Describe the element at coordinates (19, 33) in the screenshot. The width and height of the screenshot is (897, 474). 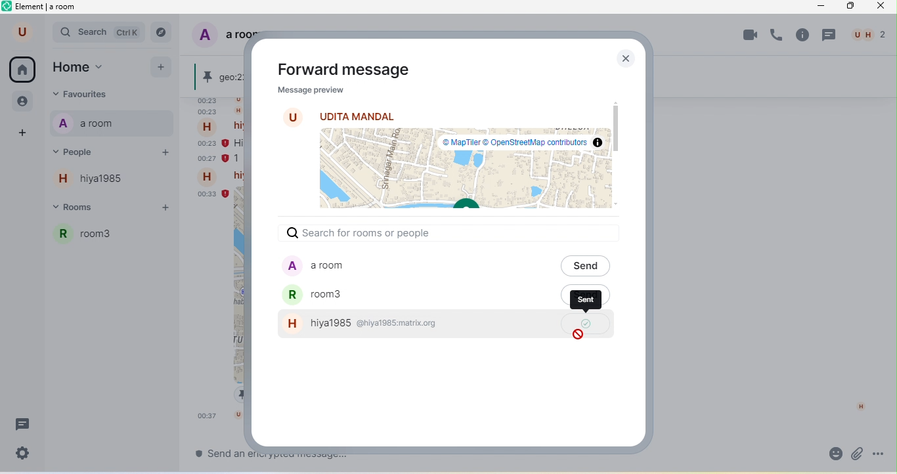
I see `u` at that location.